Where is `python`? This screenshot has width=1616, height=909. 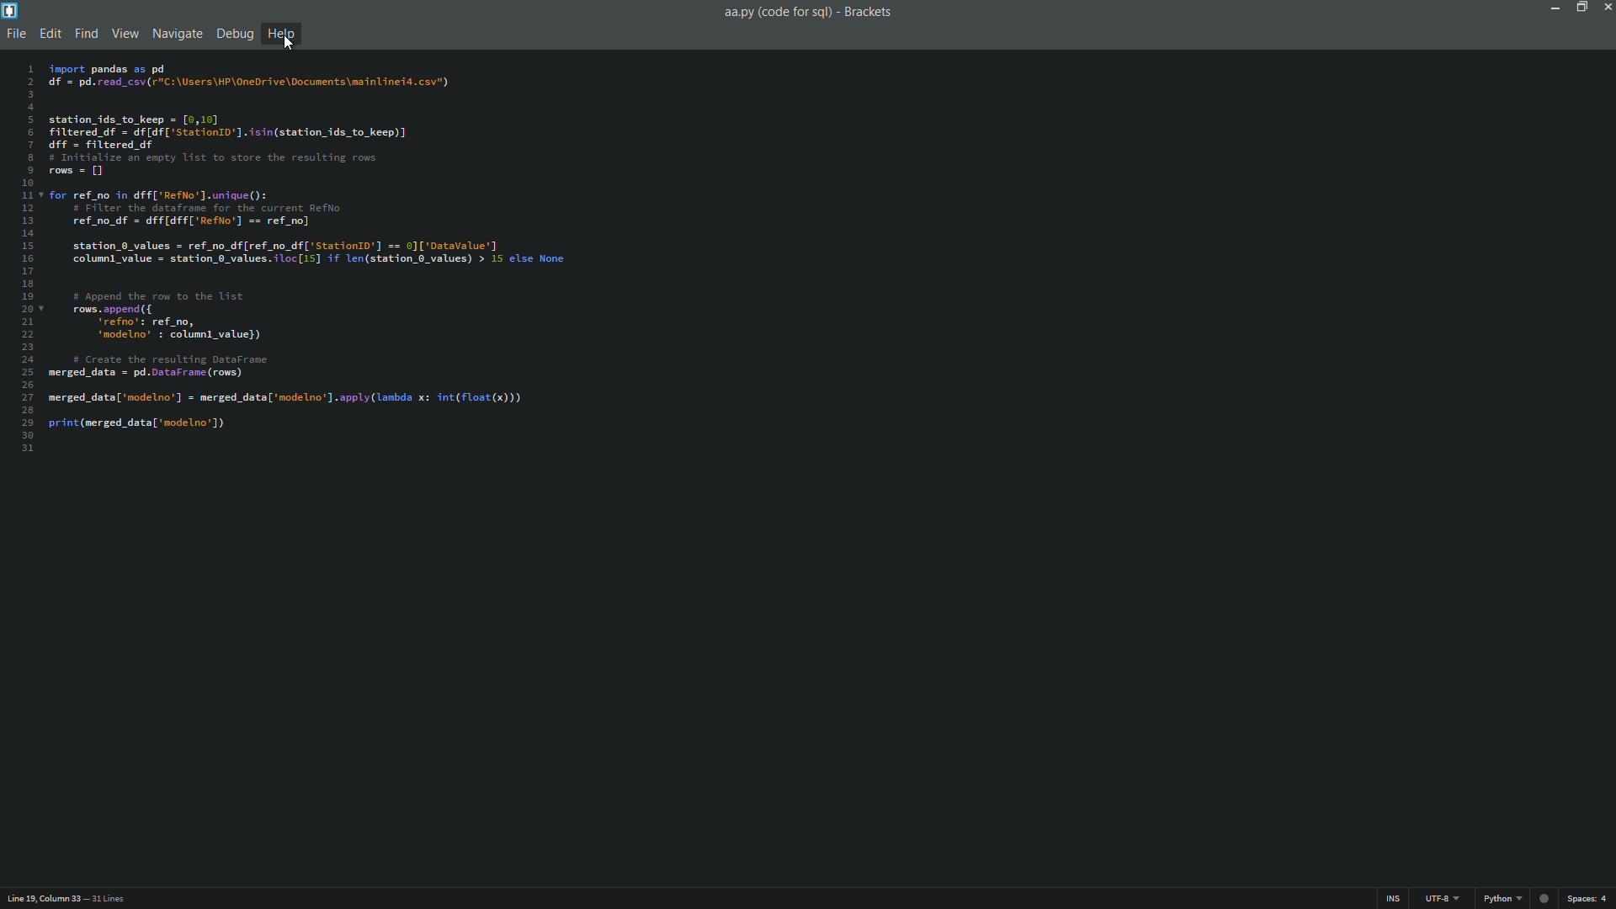
python is located at coordinates (1499, 899).